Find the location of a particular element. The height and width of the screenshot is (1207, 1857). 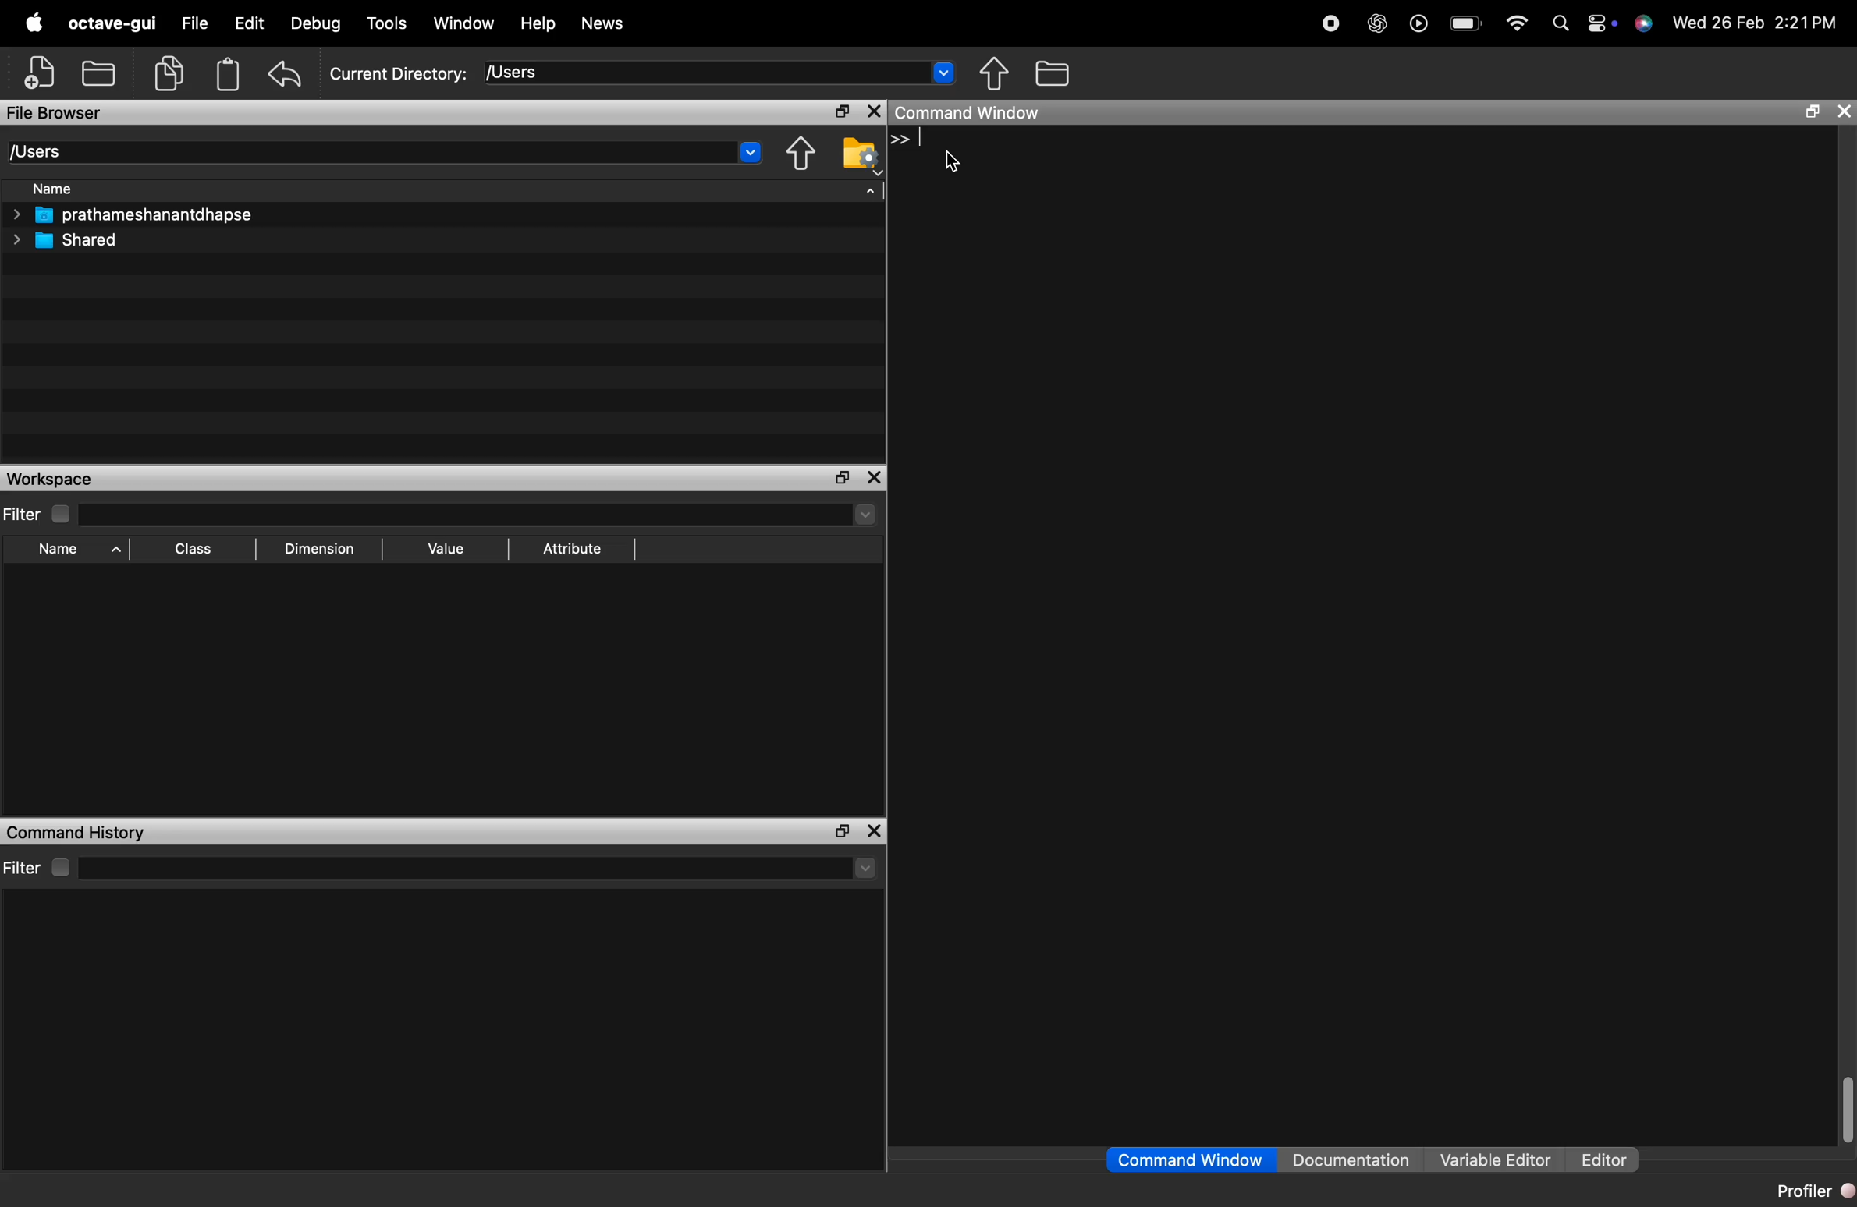

close is located at coordinates (875, 480).